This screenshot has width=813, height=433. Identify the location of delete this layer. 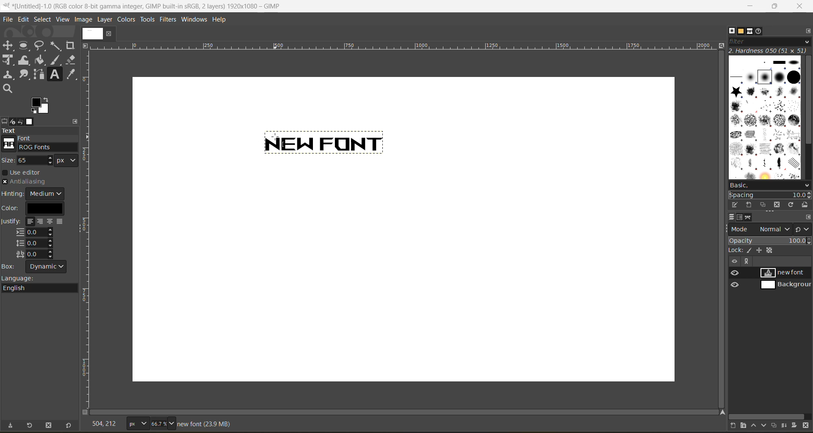
(806, 427).